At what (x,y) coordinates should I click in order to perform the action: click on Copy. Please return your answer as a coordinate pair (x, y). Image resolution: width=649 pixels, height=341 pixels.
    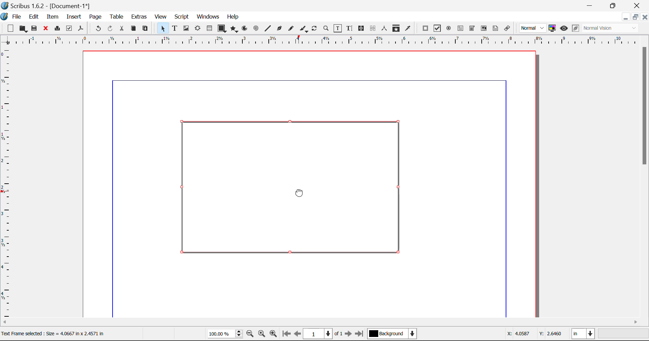
    Looking at the image, I should click on (133, 28).